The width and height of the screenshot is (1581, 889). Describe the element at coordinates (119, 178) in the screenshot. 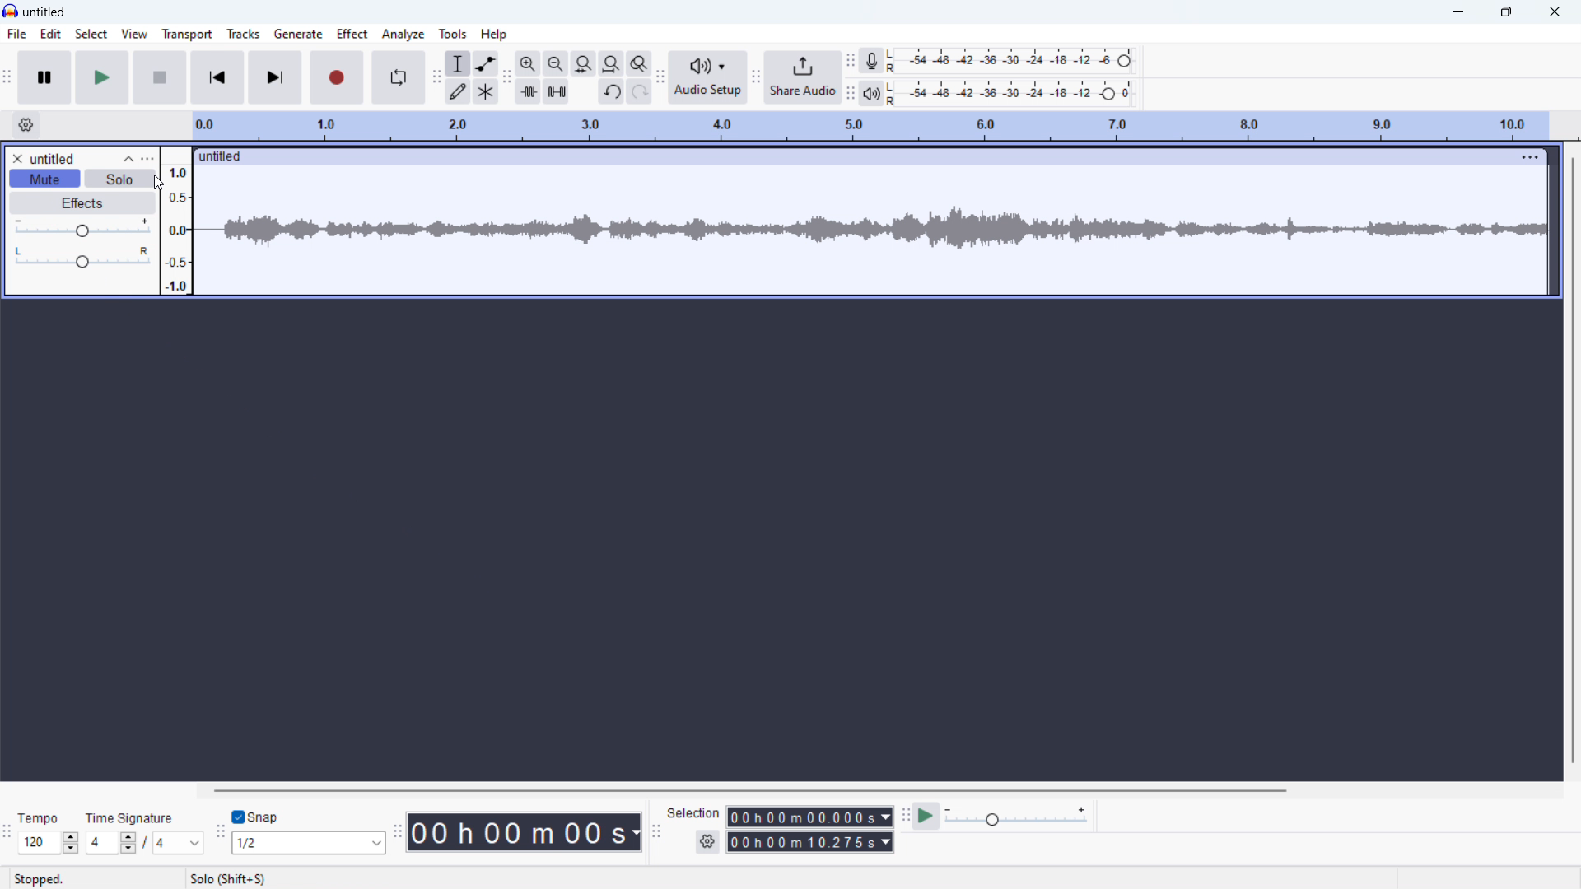

I see `solo` at that location.